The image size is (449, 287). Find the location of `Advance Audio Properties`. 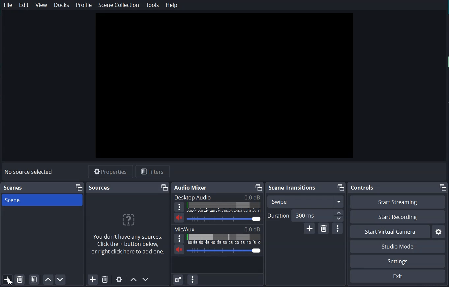

Advance Audio Properties is located at coordinates (178, 279).